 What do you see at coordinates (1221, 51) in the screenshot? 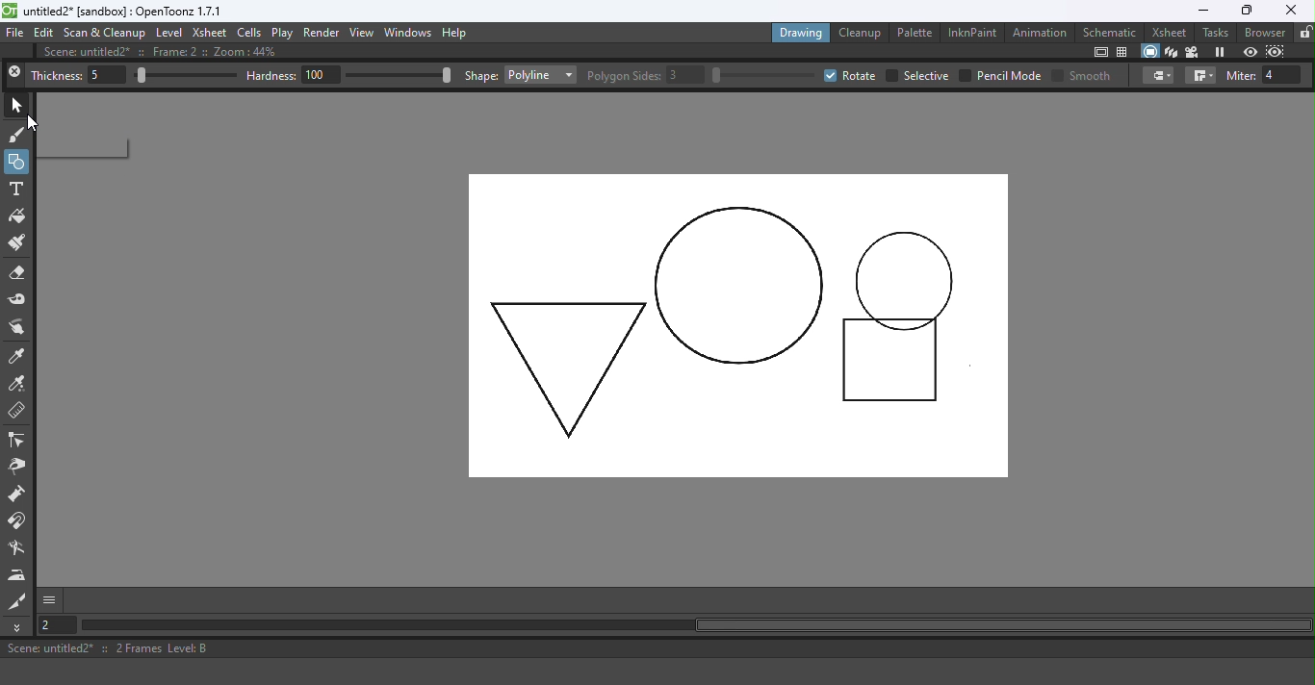
I see `Freeze` at bounding box center [1221, 51].